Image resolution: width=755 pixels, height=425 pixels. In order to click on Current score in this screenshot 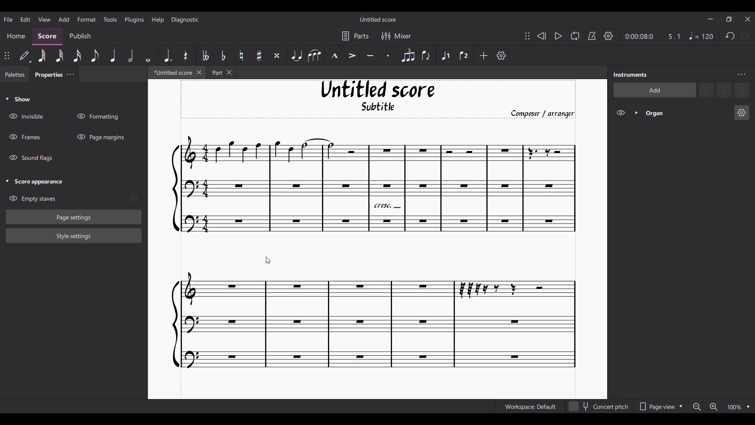, I will do `click(374, 253)`.